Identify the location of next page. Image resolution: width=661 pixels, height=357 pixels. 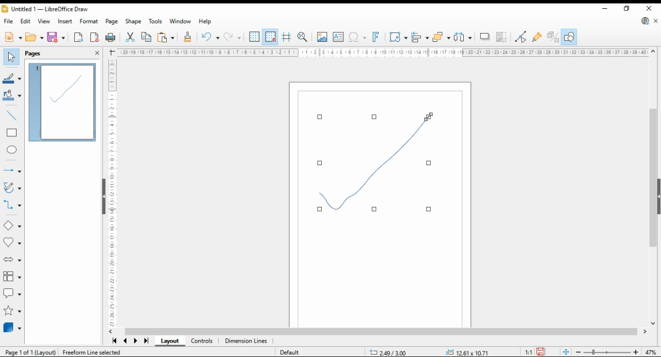
(135, 341).